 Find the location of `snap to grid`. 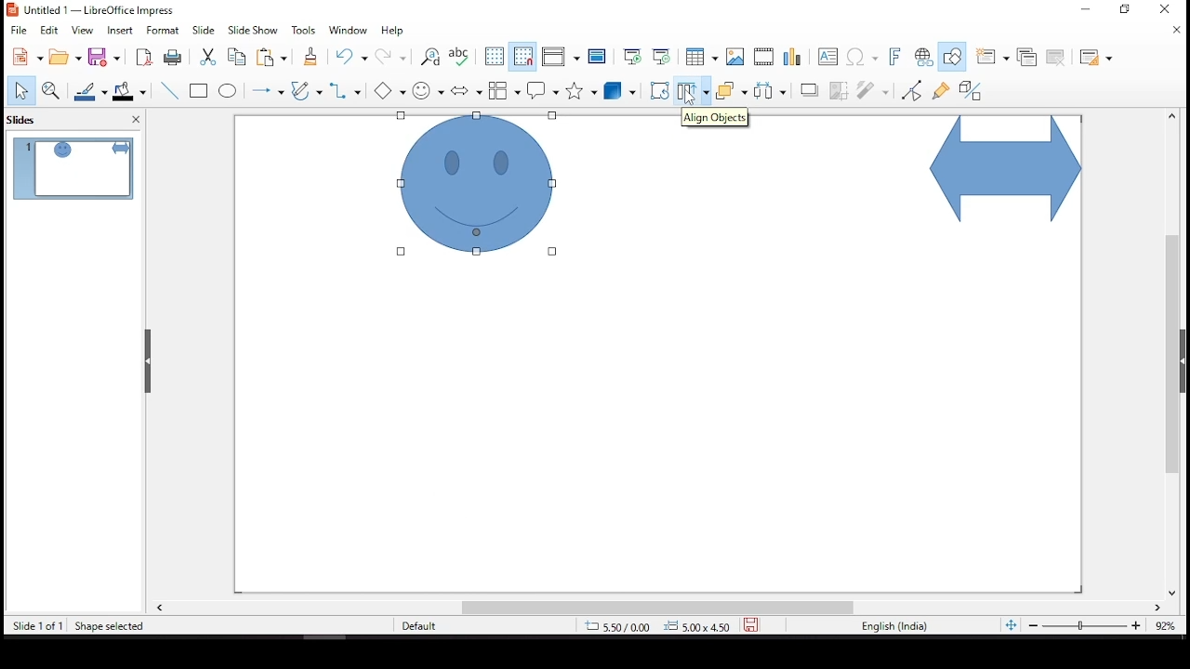

snap to grid is located at coordinates (523, 57).